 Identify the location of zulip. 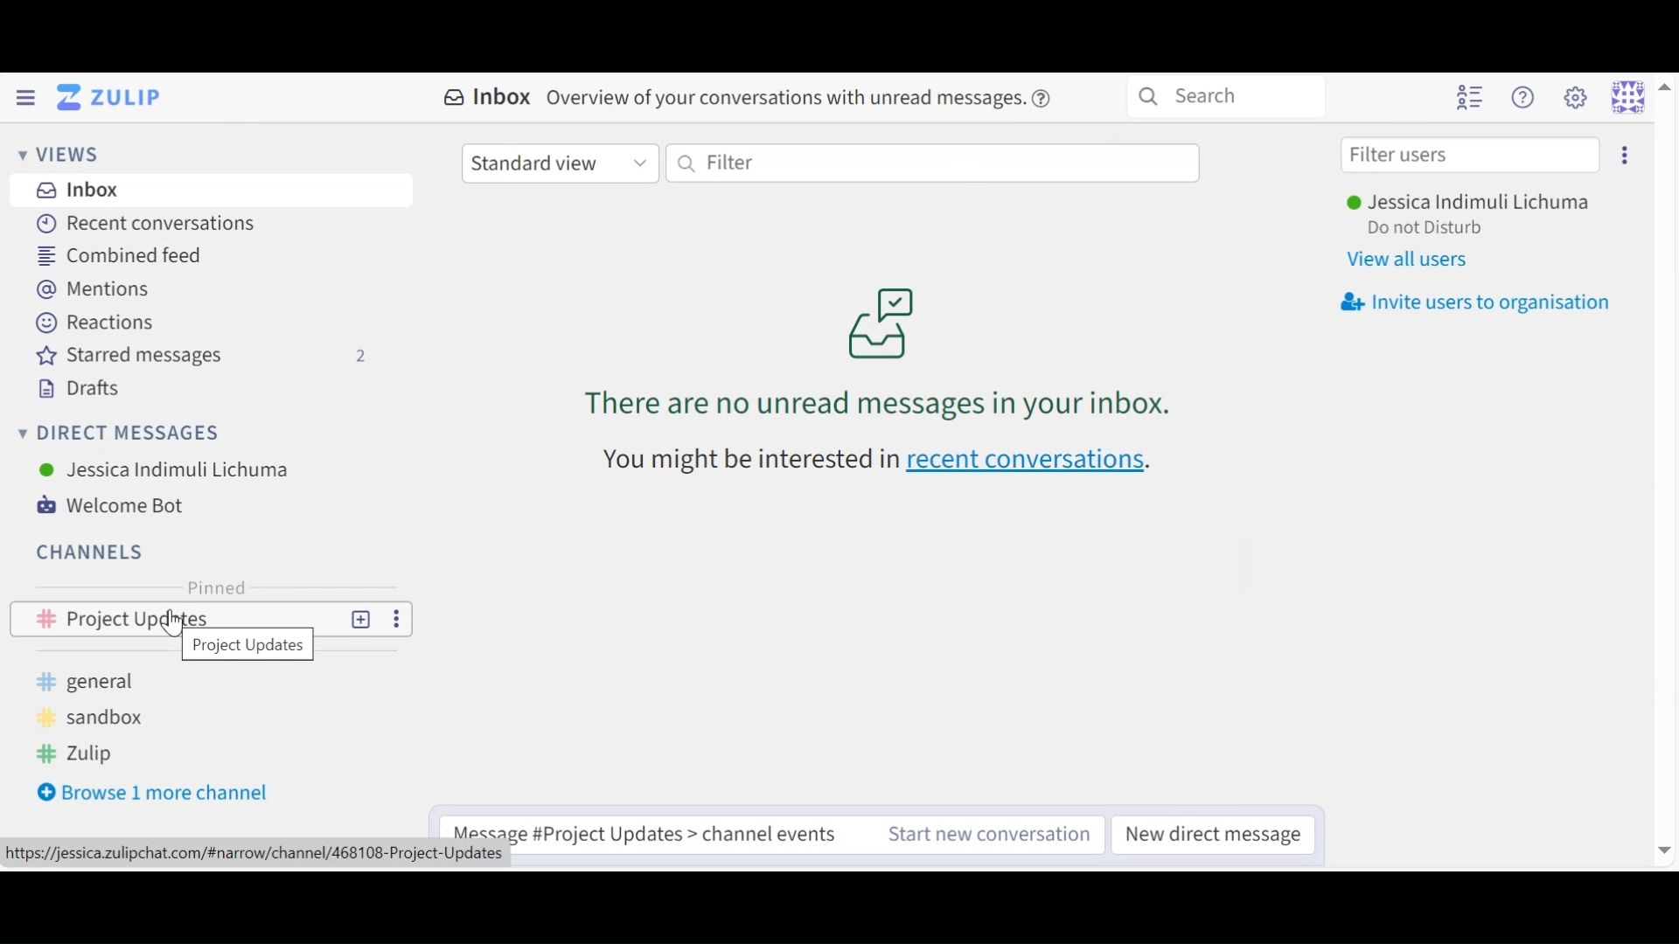
(73, 753).